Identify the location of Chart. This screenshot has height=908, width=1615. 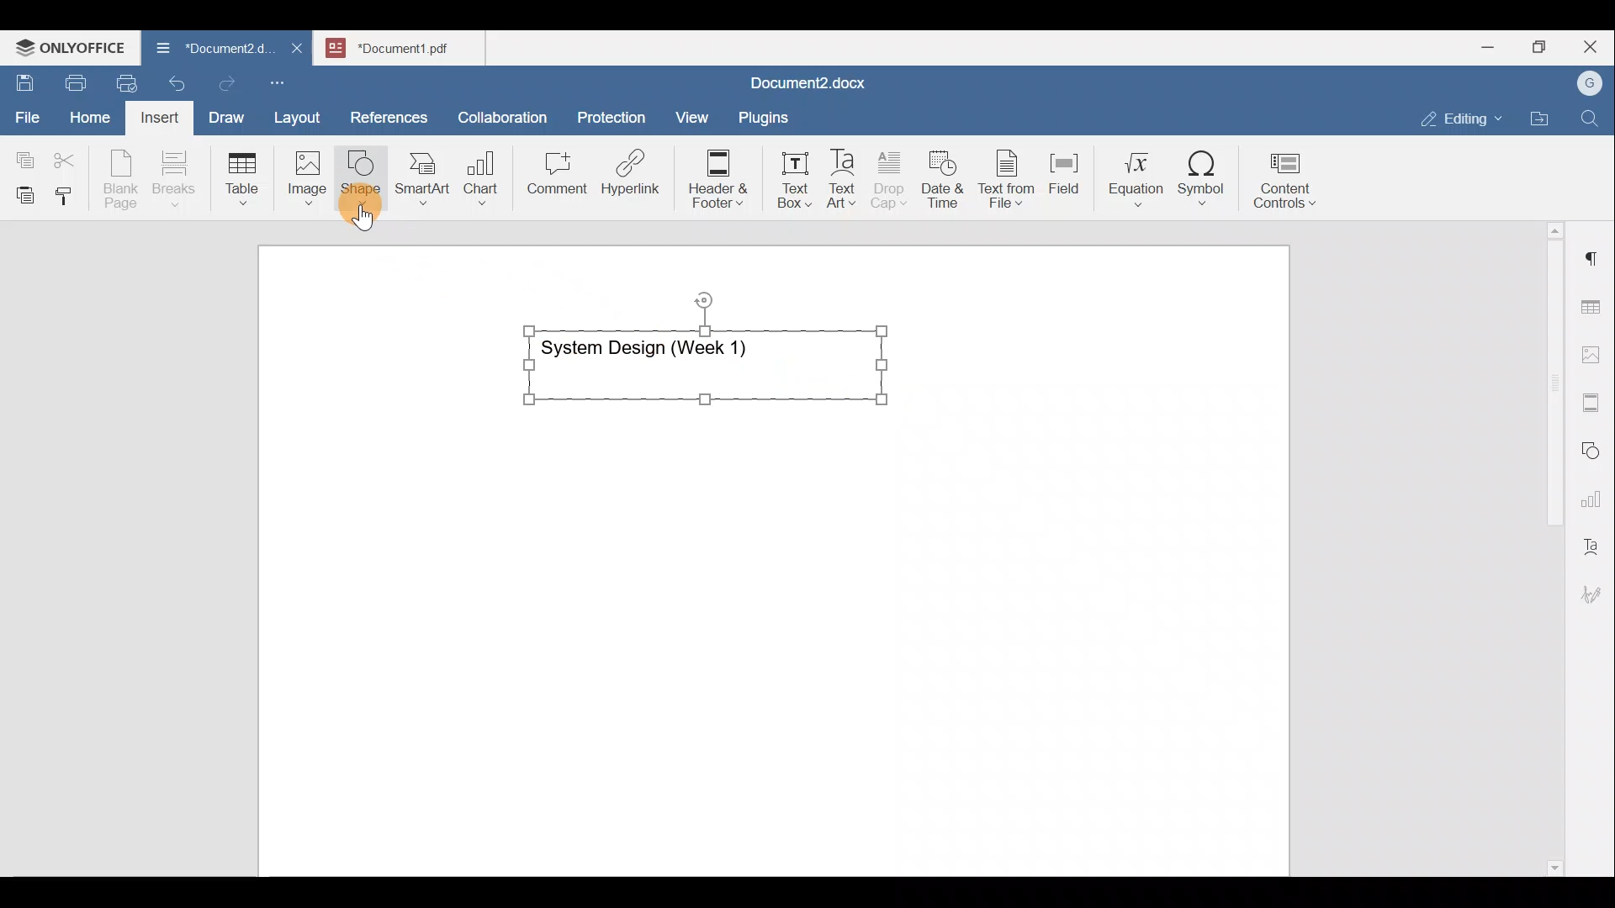
(478, 180).